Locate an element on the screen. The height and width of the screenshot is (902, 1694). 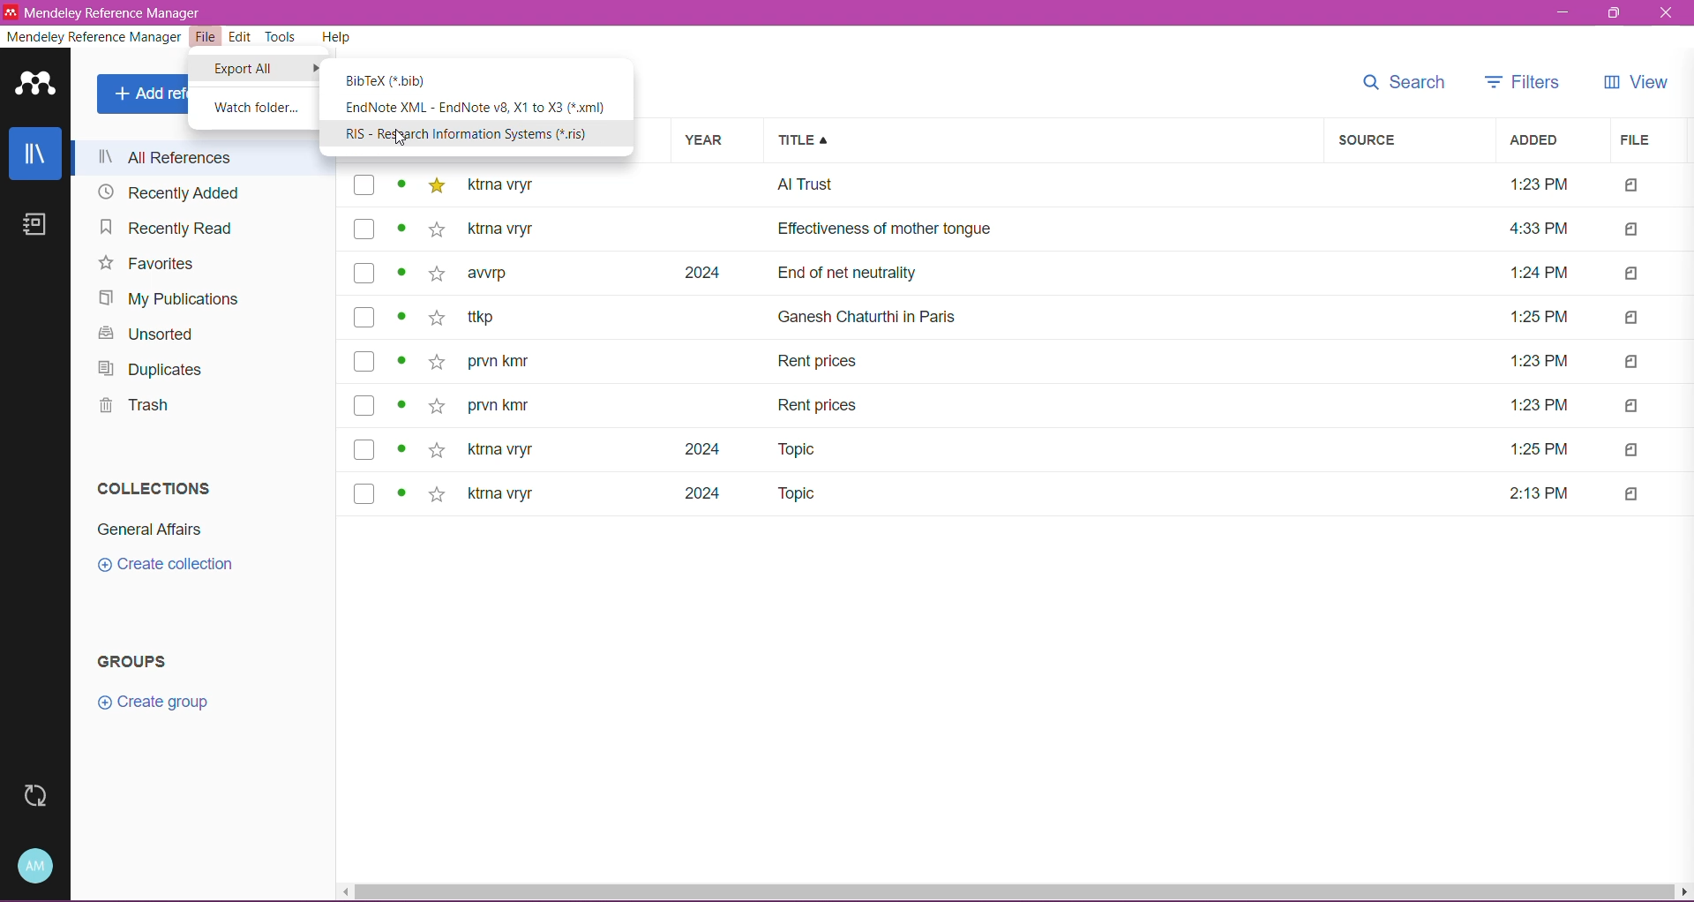
Mendeley Reference Manager is located at coordinates (101, 39).